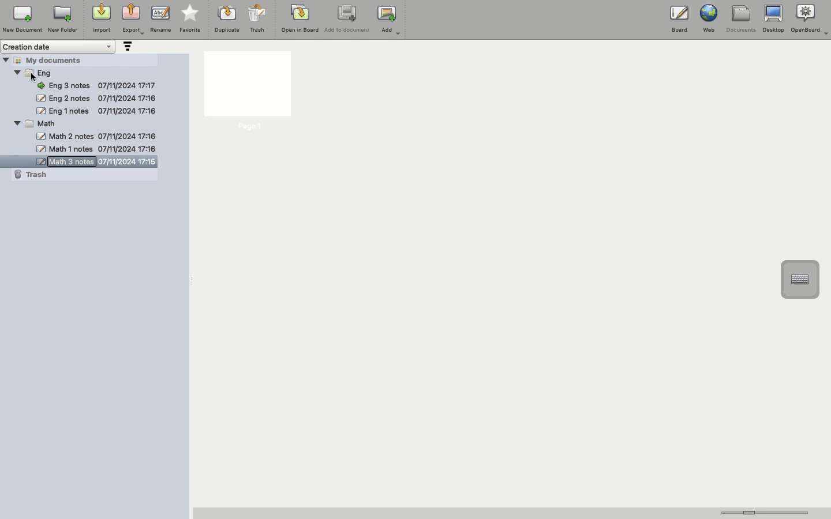  Describe the element at coordinates (95, 137) in the screenshot. I see `math 2 notes` at that location.